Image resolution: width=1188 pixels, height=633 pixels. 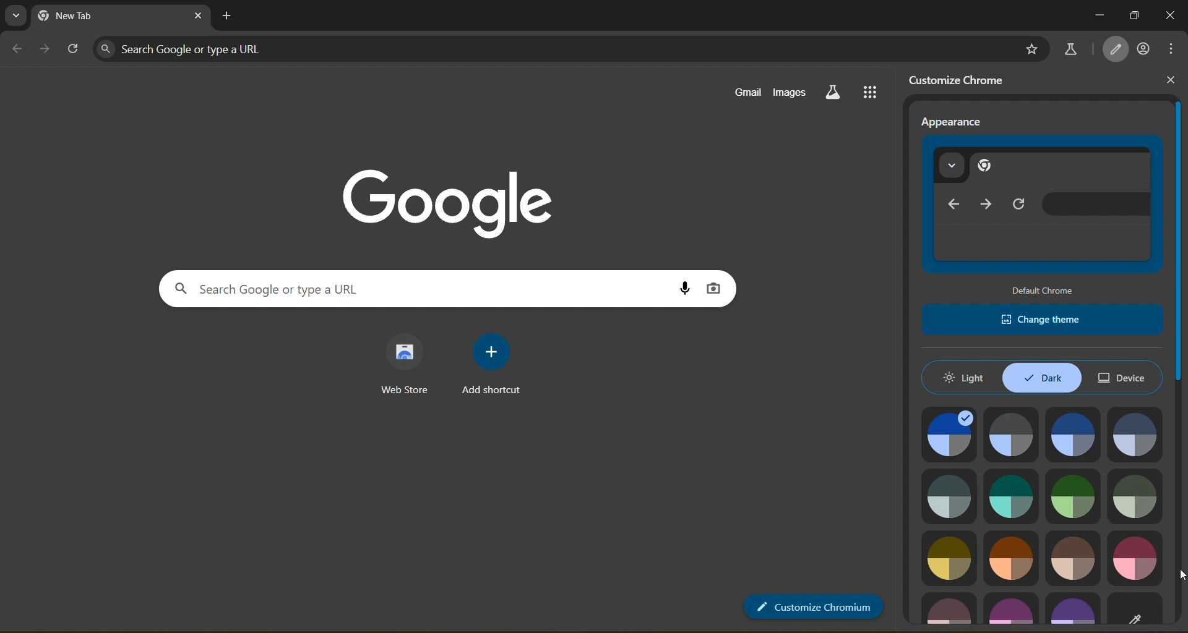 I want to click on image, so click(x=1073, y=558).